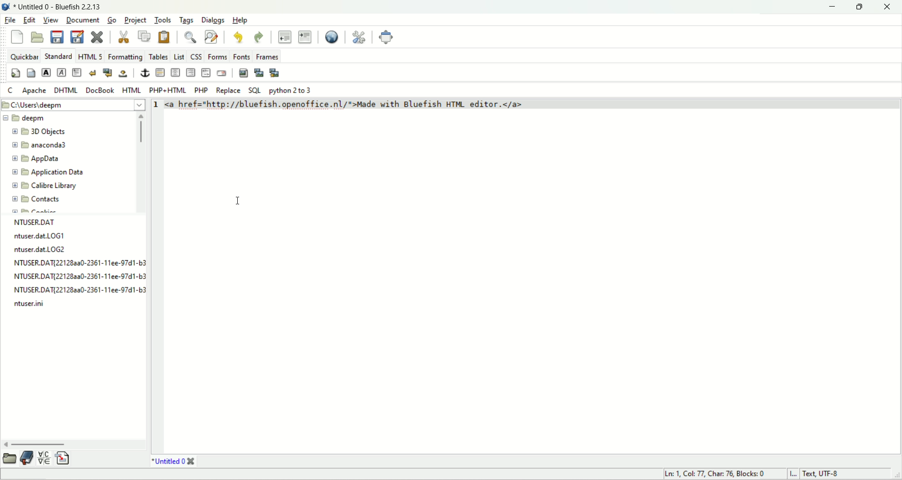 This screenshot has width=902, height=480. I want to click on forms, so click(217, 56).